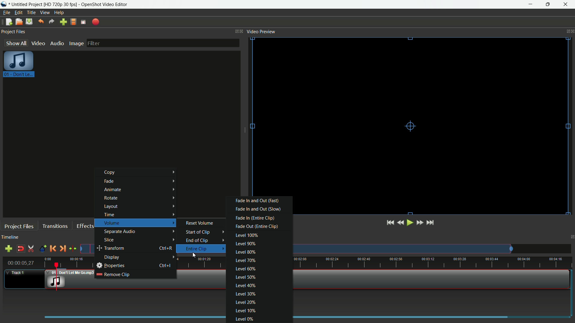 The width and height of the screenshot is (575, 323). Describe the element at coordinates (21, 249) in the screenshot. I see `disable snap` at that location.